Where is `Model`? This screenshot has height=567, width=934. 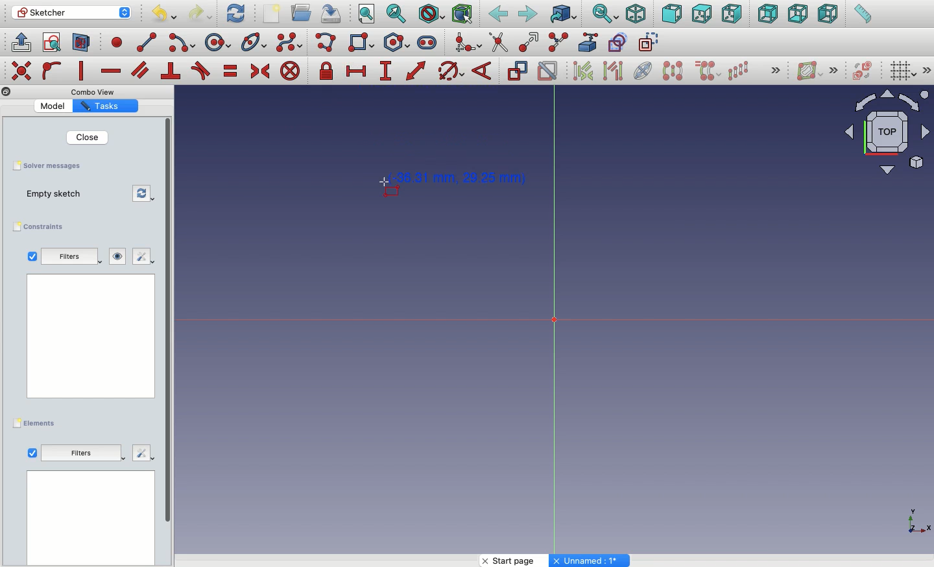
Model is located at coordinates (55, 106).